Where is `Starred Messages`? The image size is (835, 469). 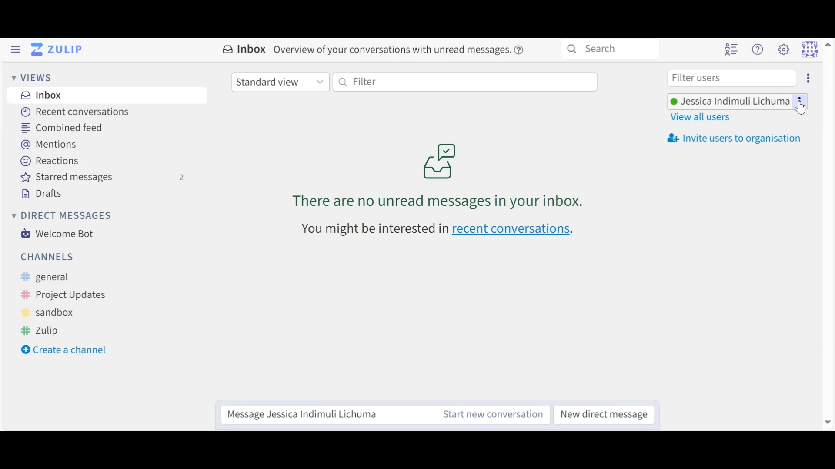 Starred Messages is located at coordinates (103, 178).